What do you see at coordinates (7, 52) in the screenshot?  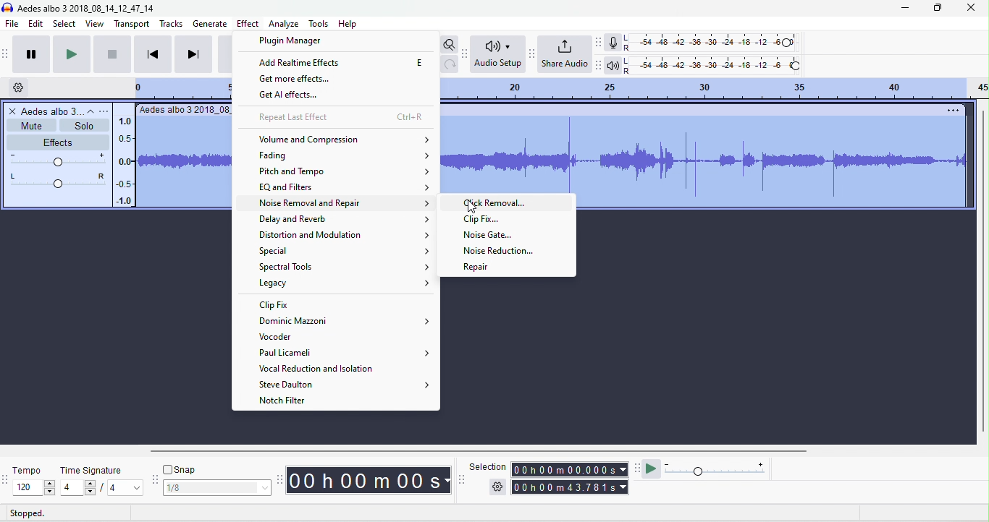 I see `audacity transport toolbar` at bounding box center [7, 52].